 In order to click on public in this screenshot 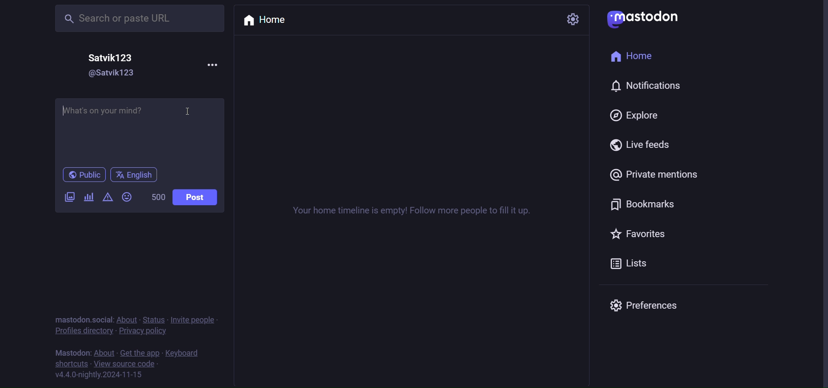, I will do `click(83, 175)`.